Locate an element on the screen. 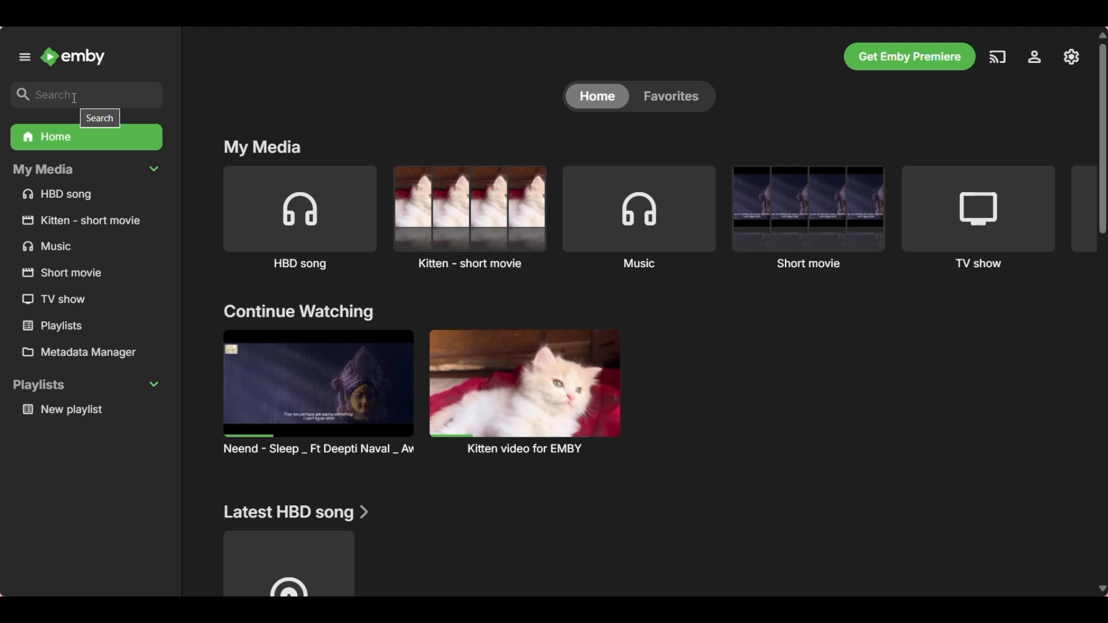  Section title is located at coordinates (295, 513).